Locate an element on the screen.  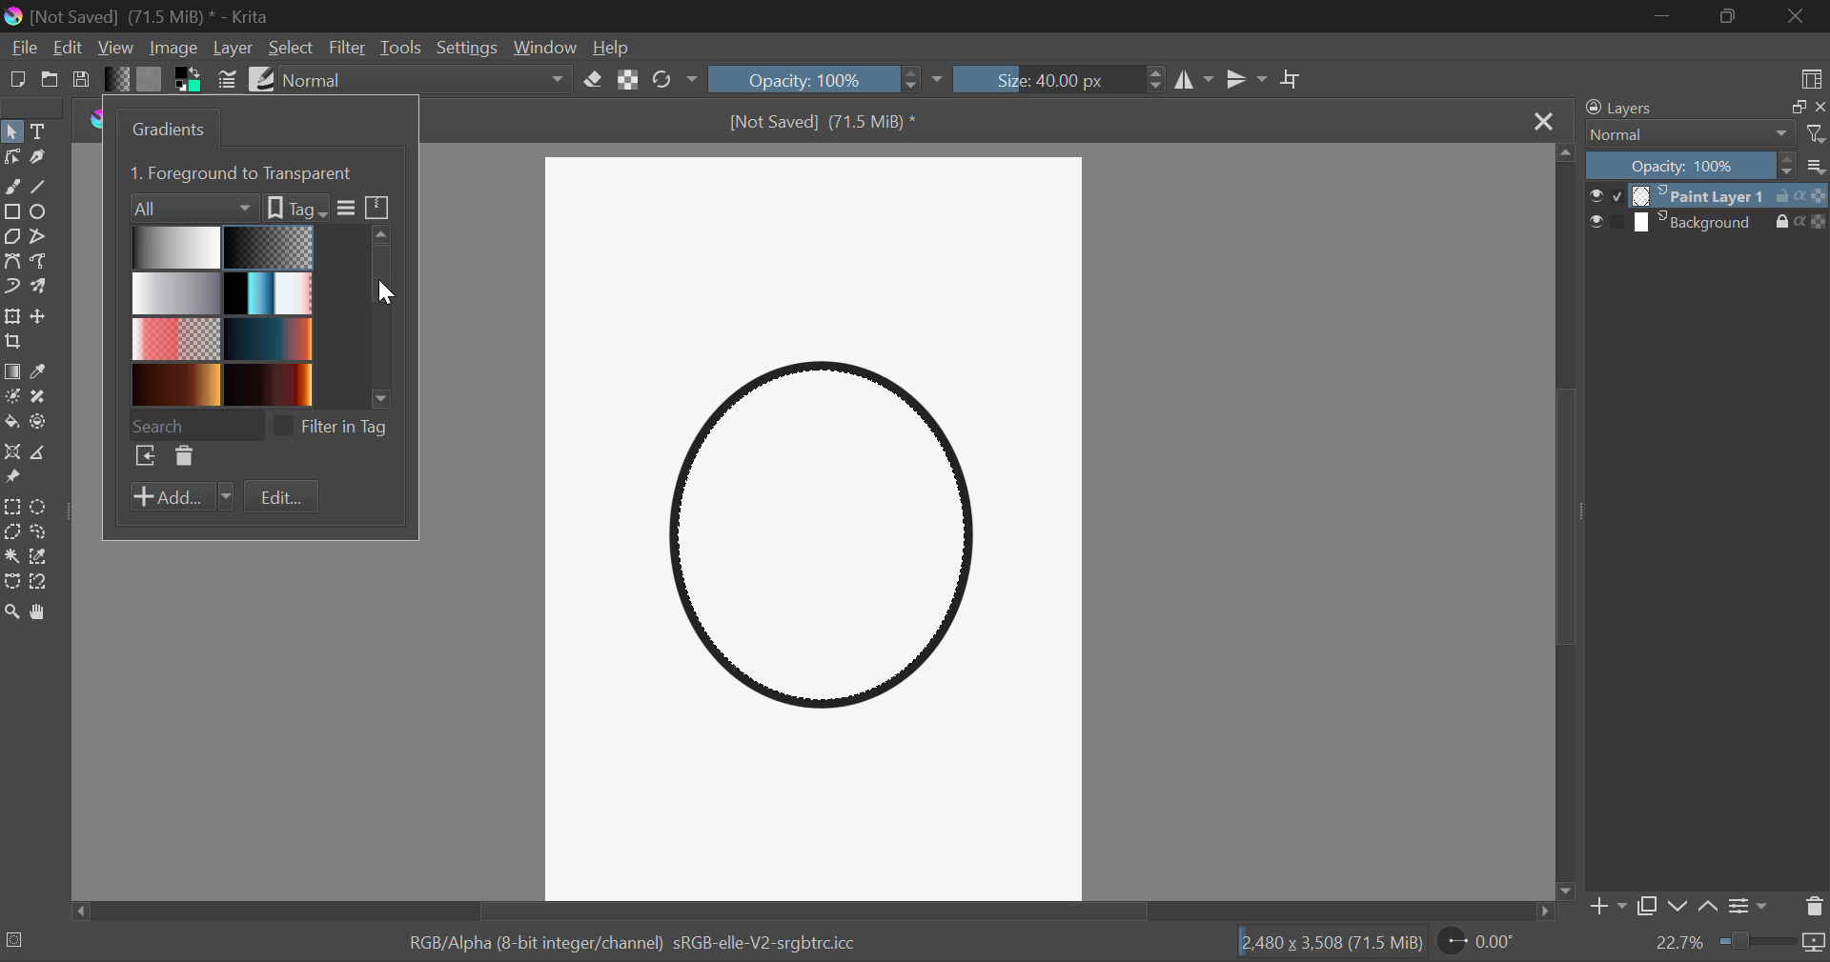
Open is located at coordinates (50, 80).